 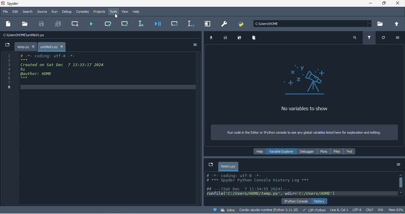 What do you see at coordinates (34, 36) in the screenshot?
I see `c\users\home\untitled1` at bounding box center [34, 36].